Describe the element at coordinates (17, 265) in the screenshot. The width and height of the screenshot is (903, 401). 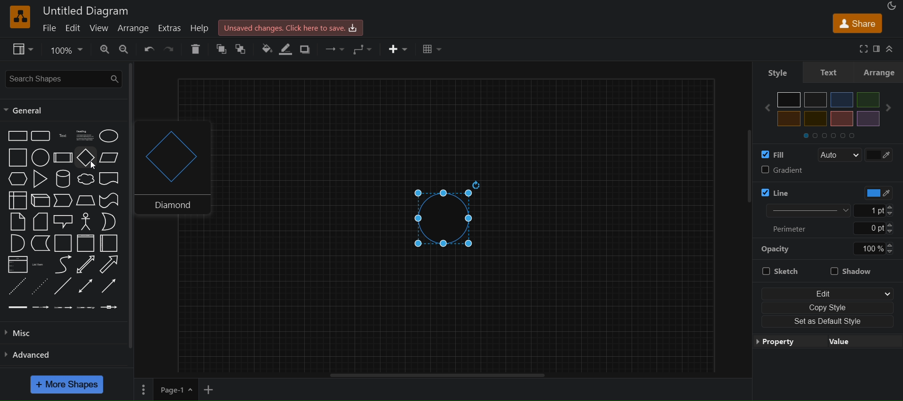
I see `list` at that location.